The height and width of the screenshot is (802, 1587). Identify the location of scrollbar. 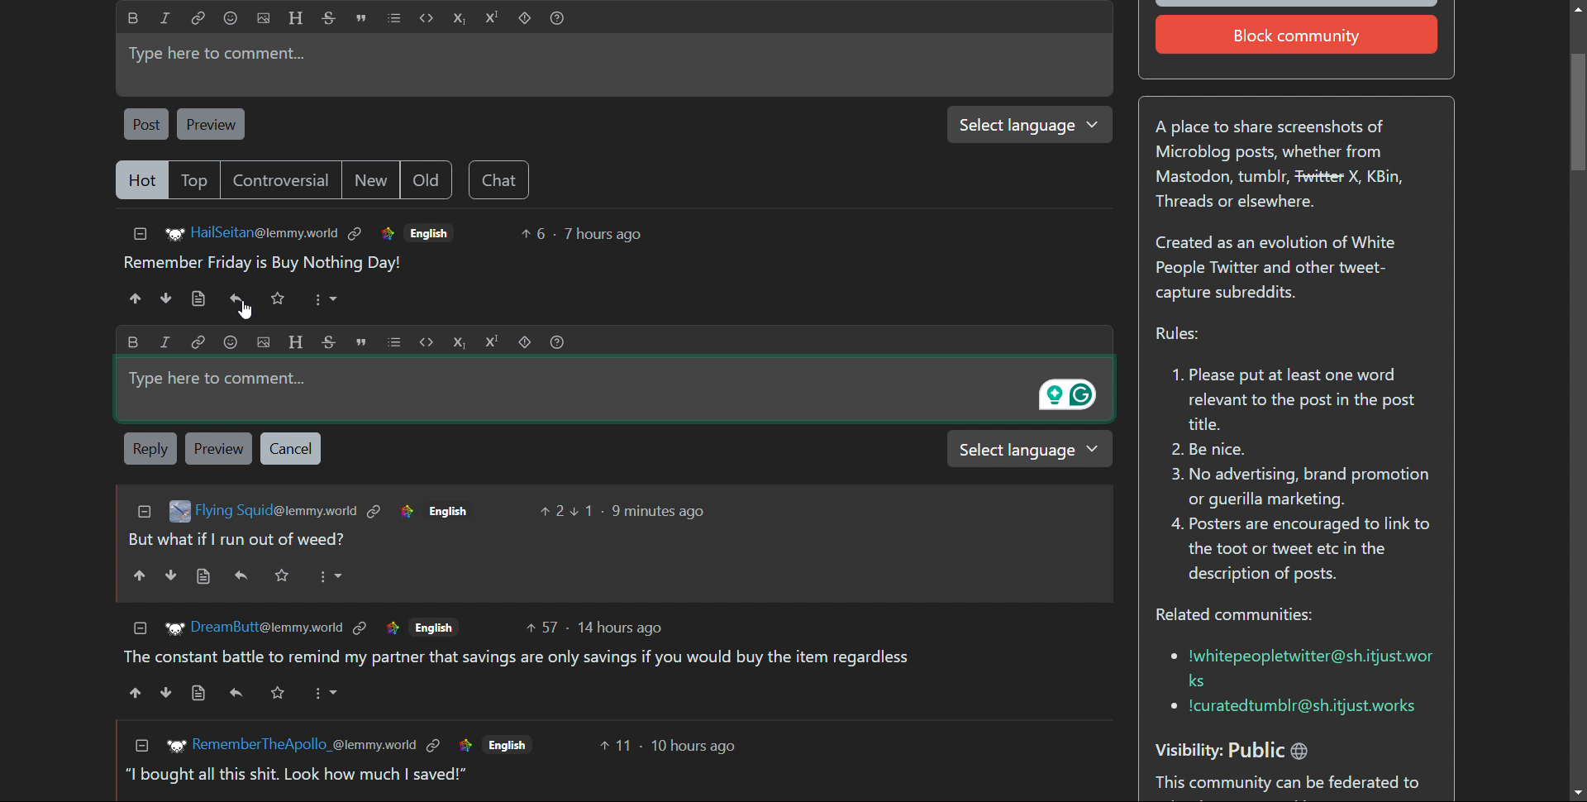
(1576, 395).